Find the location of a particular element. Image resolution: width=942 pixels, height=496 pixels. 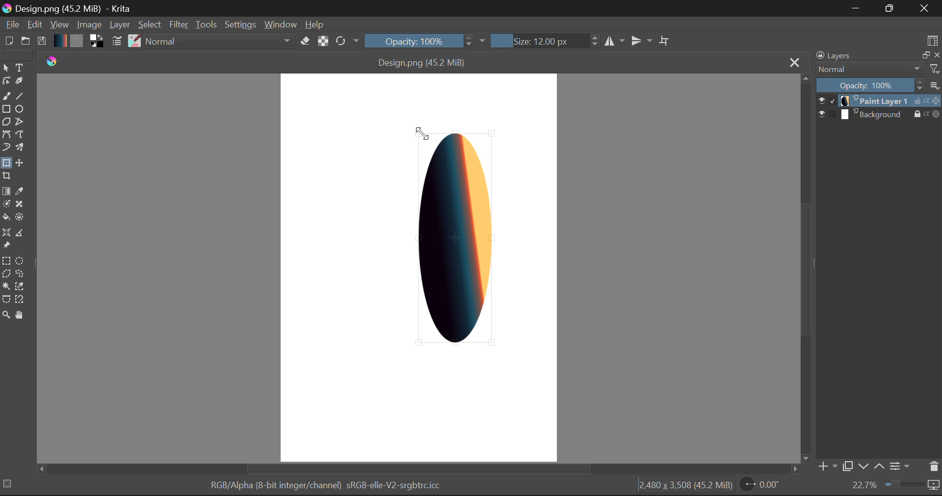

Multibrush Tool is located at coordinates (19, 148).